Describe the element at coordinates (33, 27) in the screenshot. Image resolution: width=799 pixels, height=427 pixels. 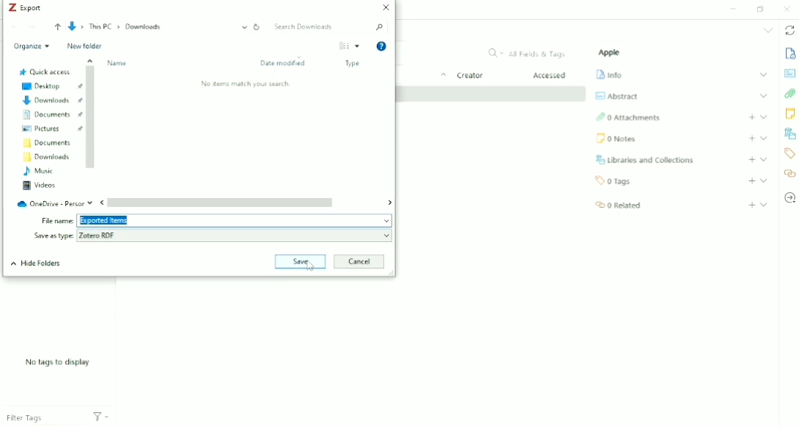
I see `Forward` at that location.